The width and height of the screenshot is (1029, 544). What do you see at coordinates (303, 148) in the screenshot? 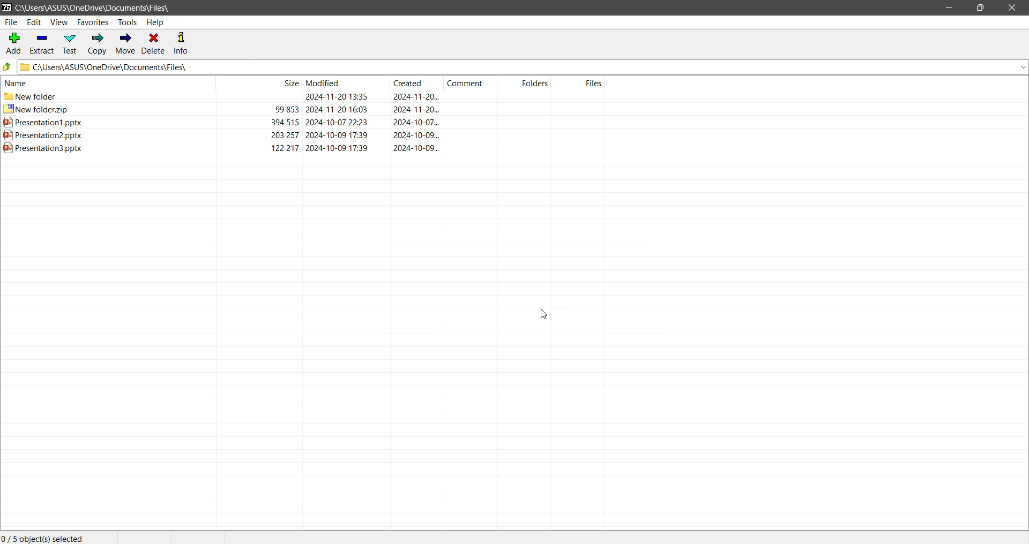
I see `ppt 3` at bounding box center [303, 148].